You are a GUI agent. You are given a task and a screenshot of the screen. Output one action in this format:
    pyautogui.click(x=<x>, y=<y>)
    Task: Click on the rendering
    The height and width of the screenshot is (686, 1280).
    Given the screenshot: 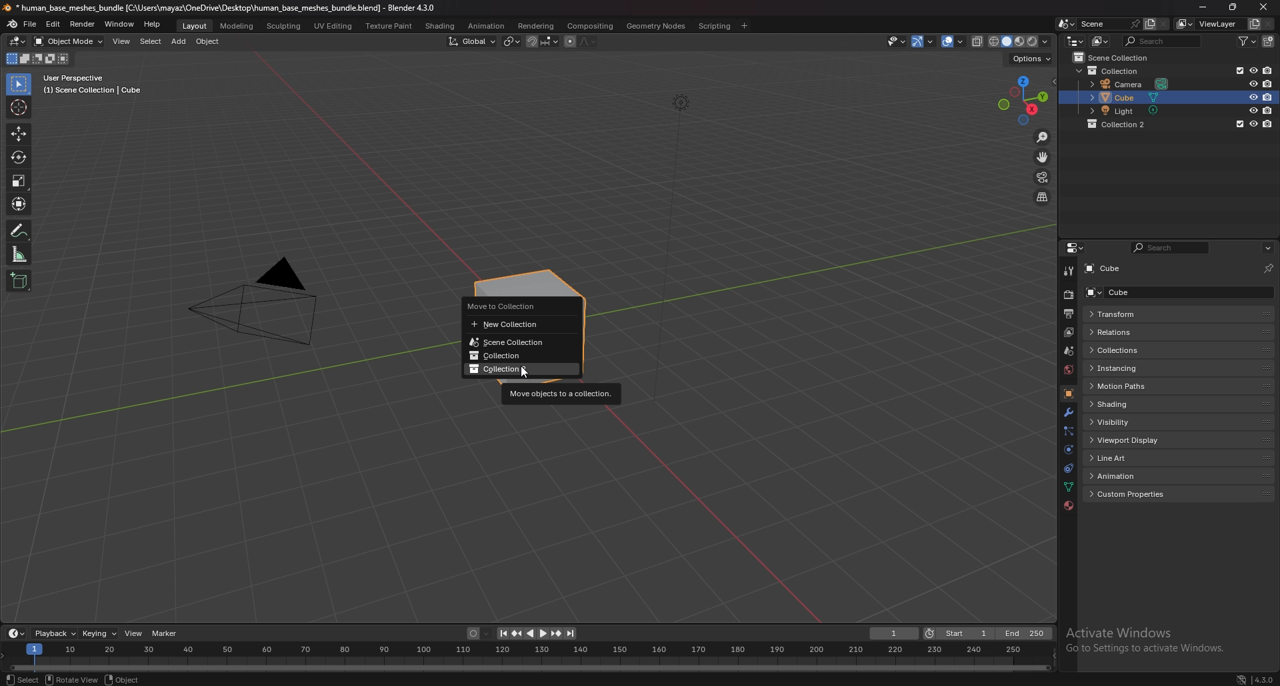 What is the action you would take?
    pyautogui.click(x=536, y=26)
    